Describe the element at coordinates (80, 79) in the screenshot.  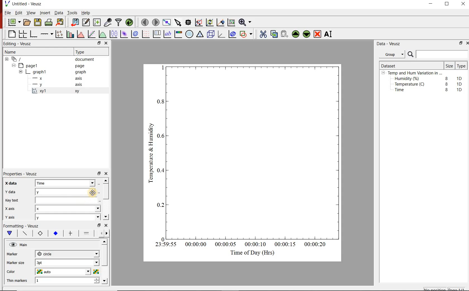
I see `axis` at that location.